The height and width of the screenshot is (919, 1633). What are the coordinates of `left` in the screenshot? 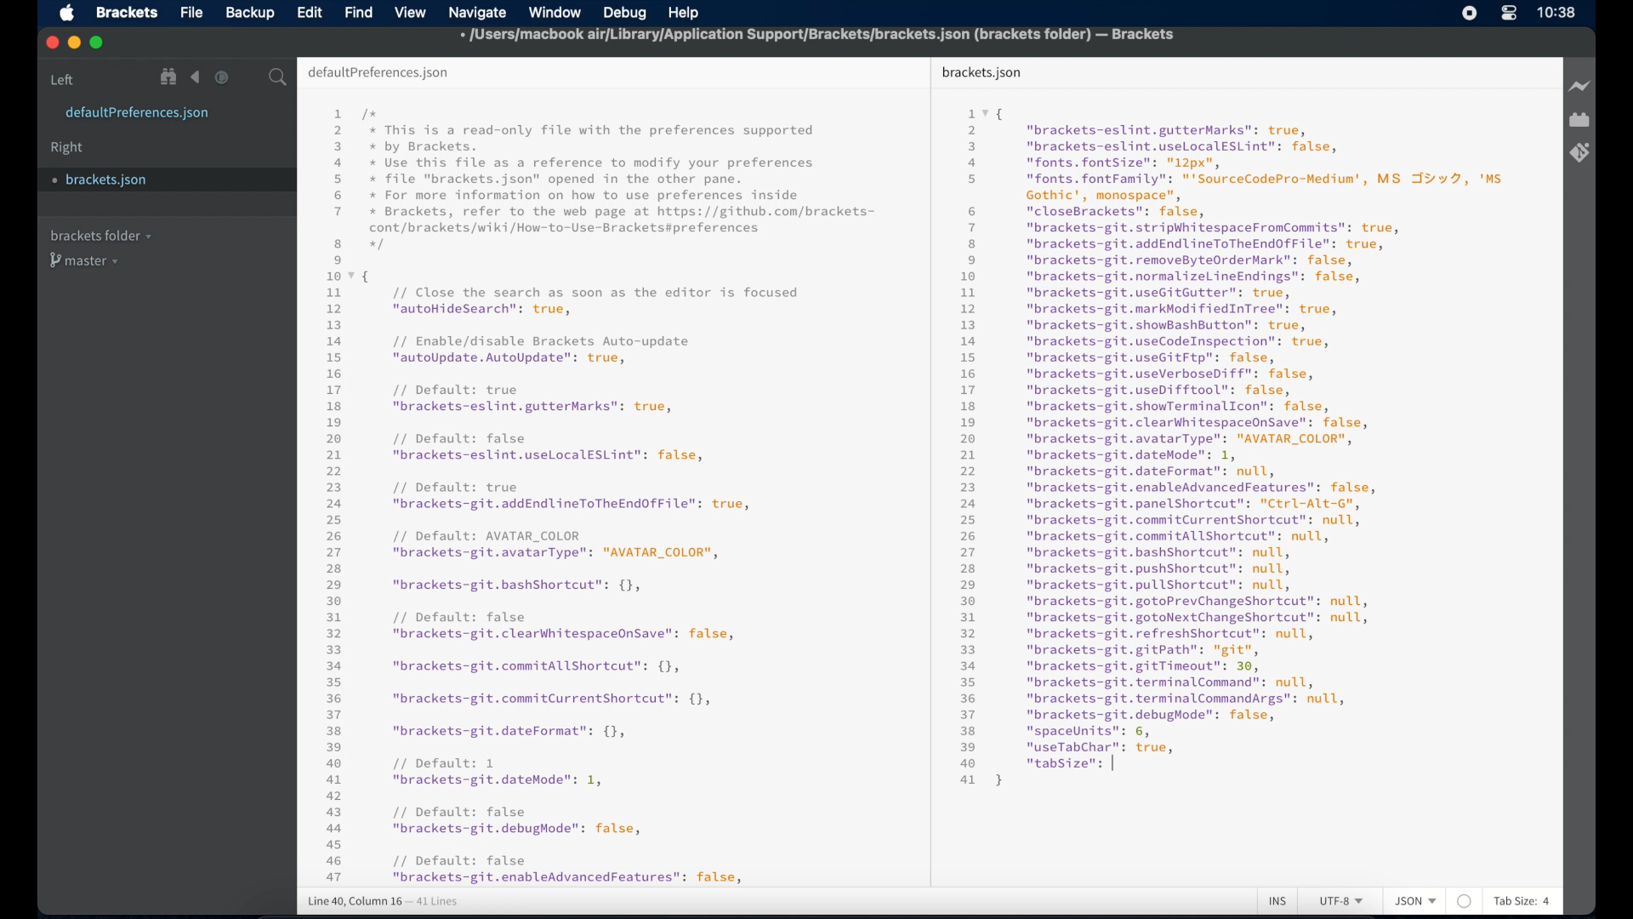 It's located at (63, 80).